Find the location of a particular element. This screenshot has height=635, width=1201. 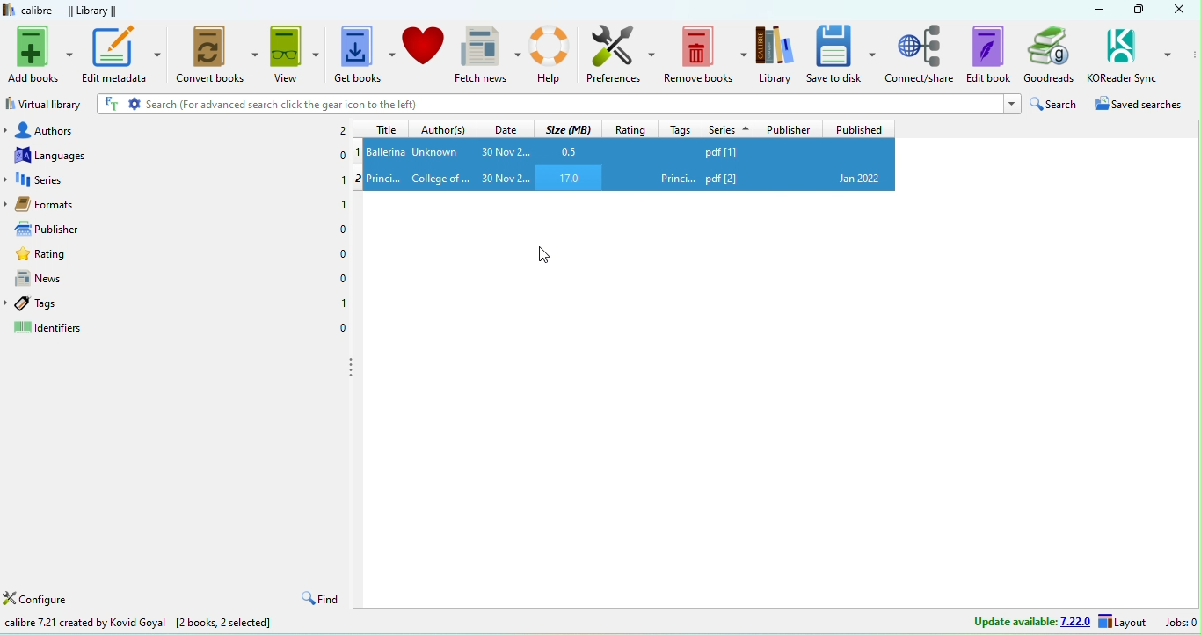

find is located at coordinates (318, 599).